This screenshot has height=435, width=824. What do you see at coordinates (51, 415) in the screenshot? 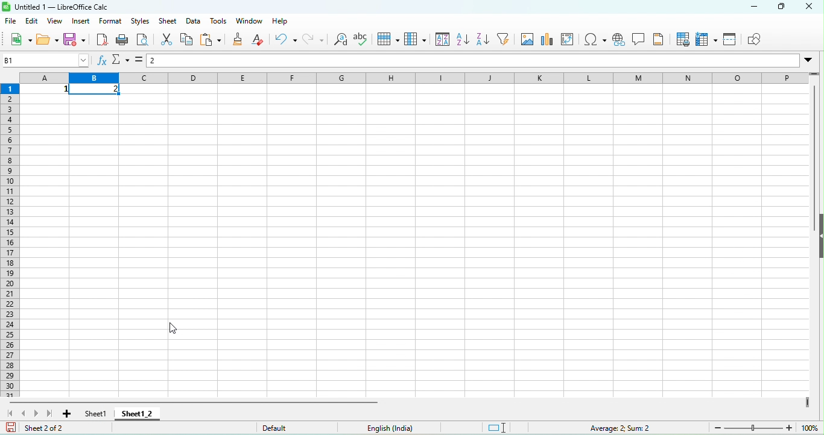
I see `scroll to last sheet` at bounding box center [51, 415].